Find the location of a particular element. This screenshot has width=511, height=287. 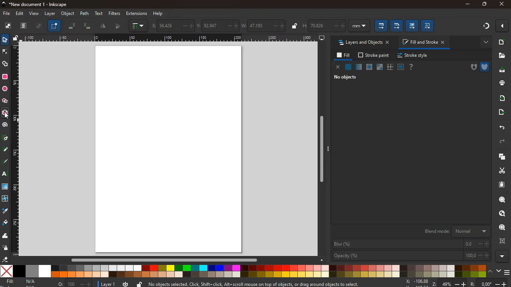

Scrollbar is located at coordinates (166, 259).